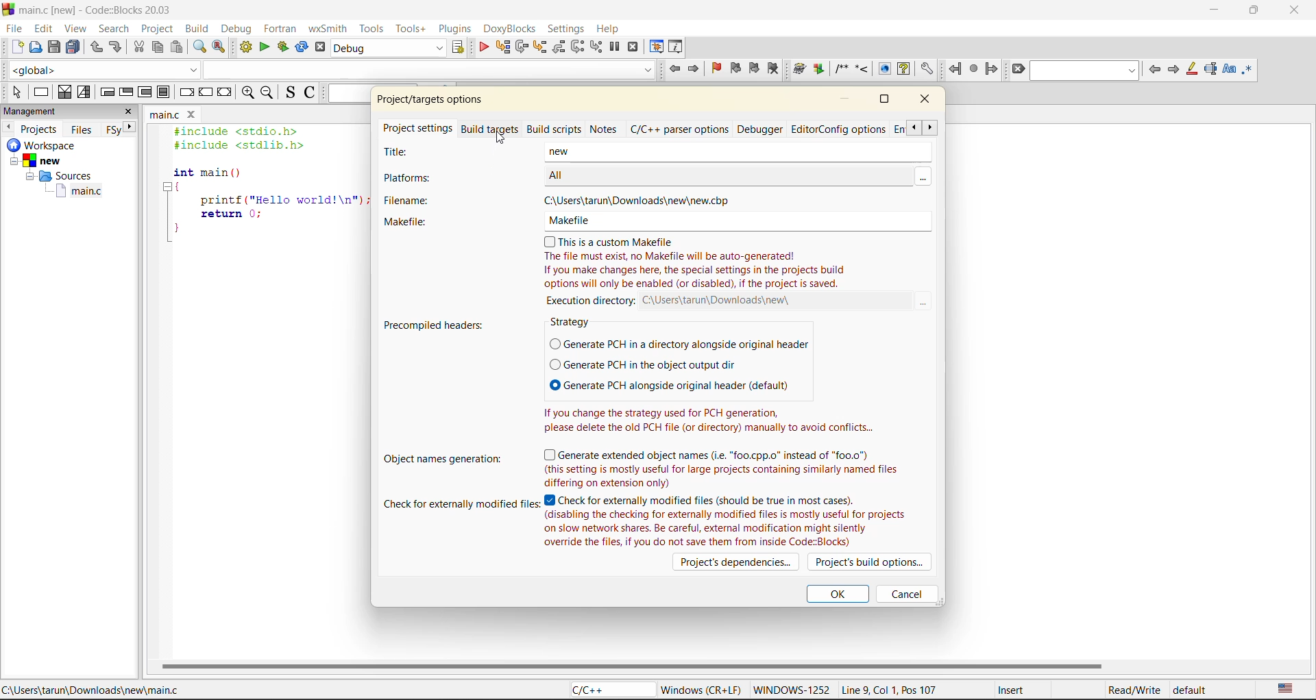 This screenshot has height=700, width=1316. Describe the element at coordinates (833, 594) in the screenshot. I see `ok` at that location.